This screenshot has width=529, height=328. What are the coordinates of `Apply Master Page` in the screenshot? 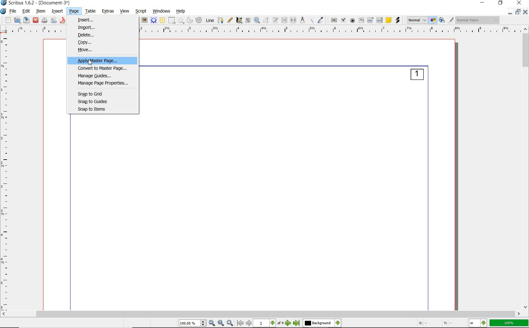 It's located at (107, 61).